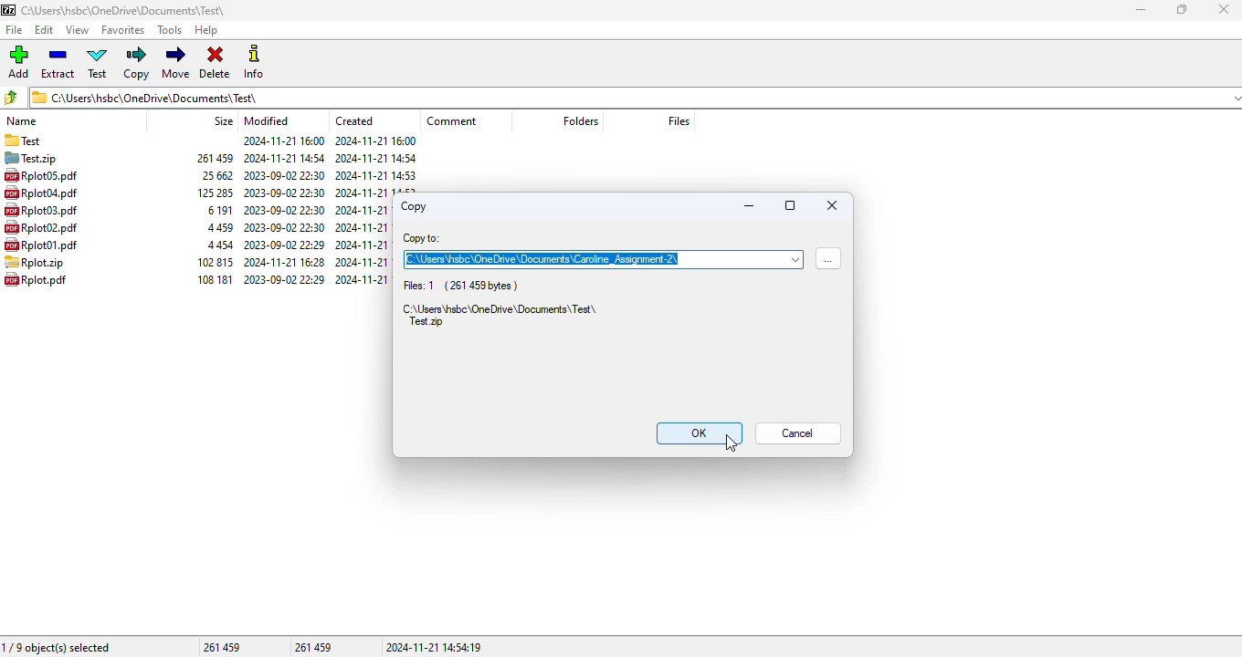 The width and height of the screenshot is (1242, 657). Describe the element at coordinates (313, 647) in the screenshot. I see `261 459` at that location.